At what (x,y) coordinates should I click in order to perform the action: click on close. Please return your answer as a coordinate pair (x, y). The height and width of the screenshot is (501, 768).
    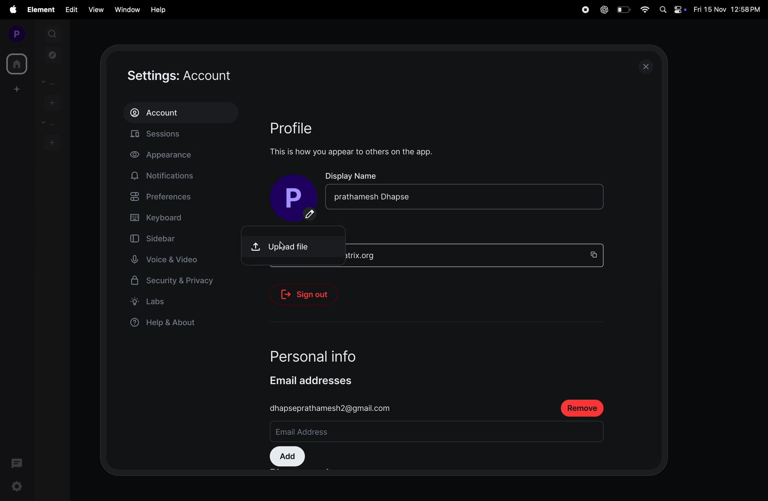
    Looking at the image, I should click on (648, 66).